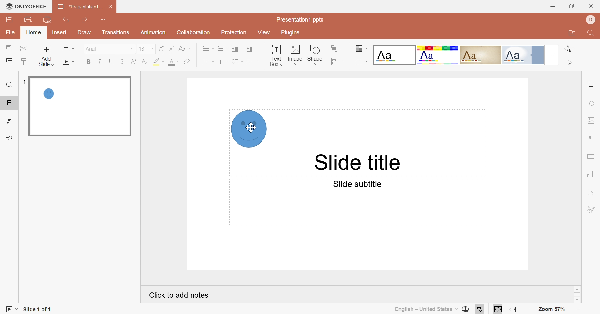 Image resolution: width=600 pixels, height=314 pixels. I want to click on Official, so click(522, 55).